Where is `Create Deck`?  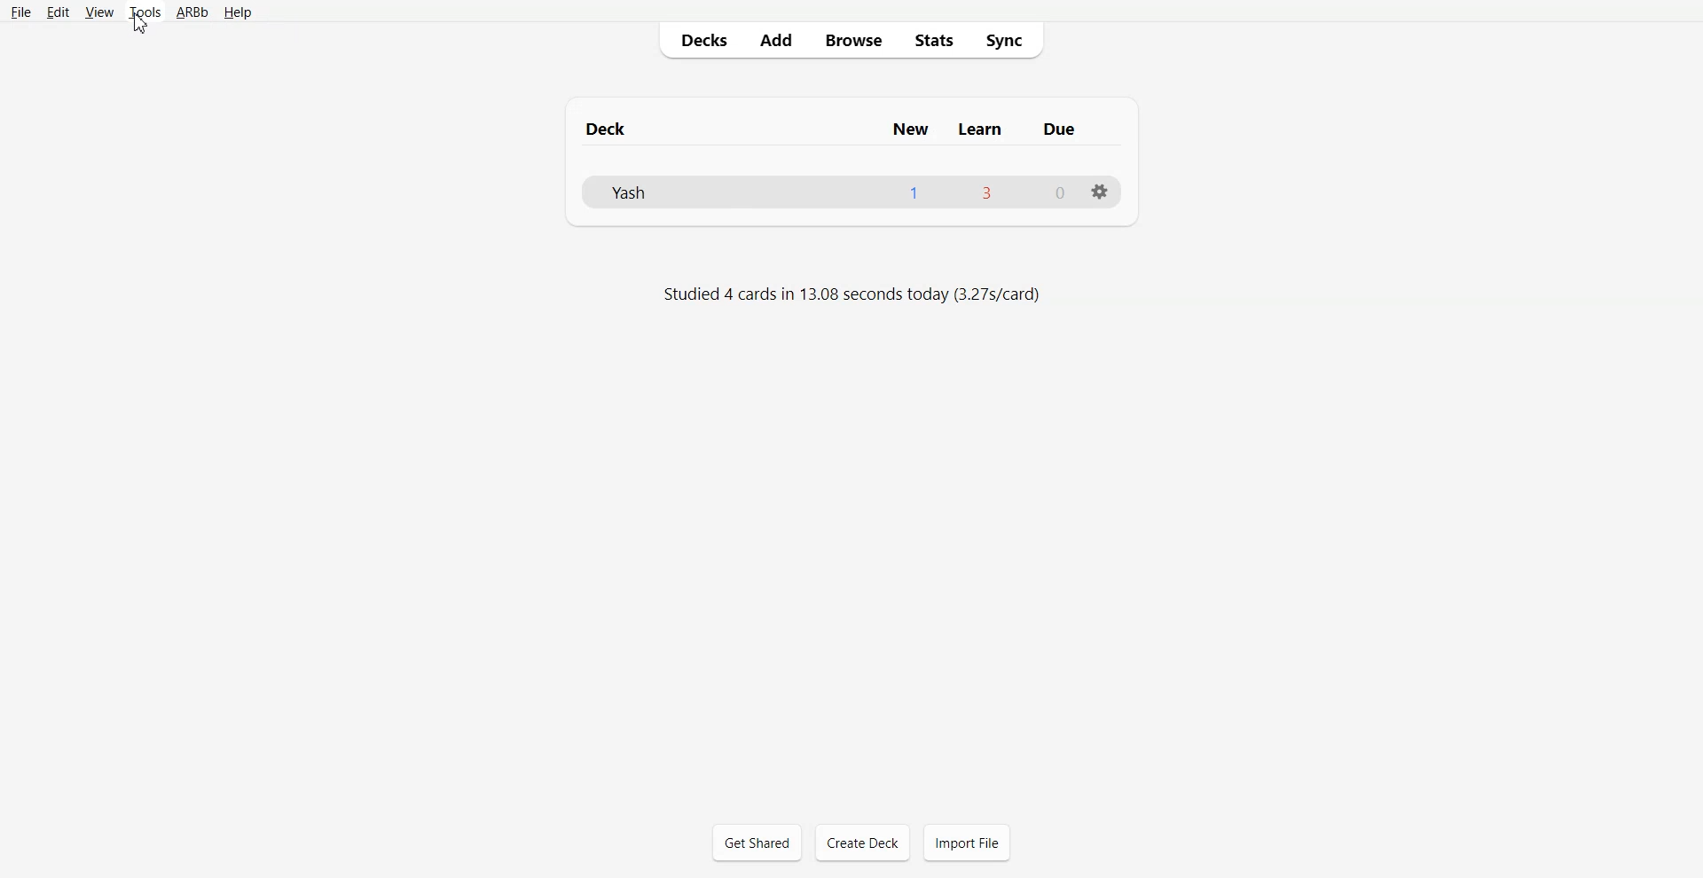 Create Deck is located at coordinates (863, 842).